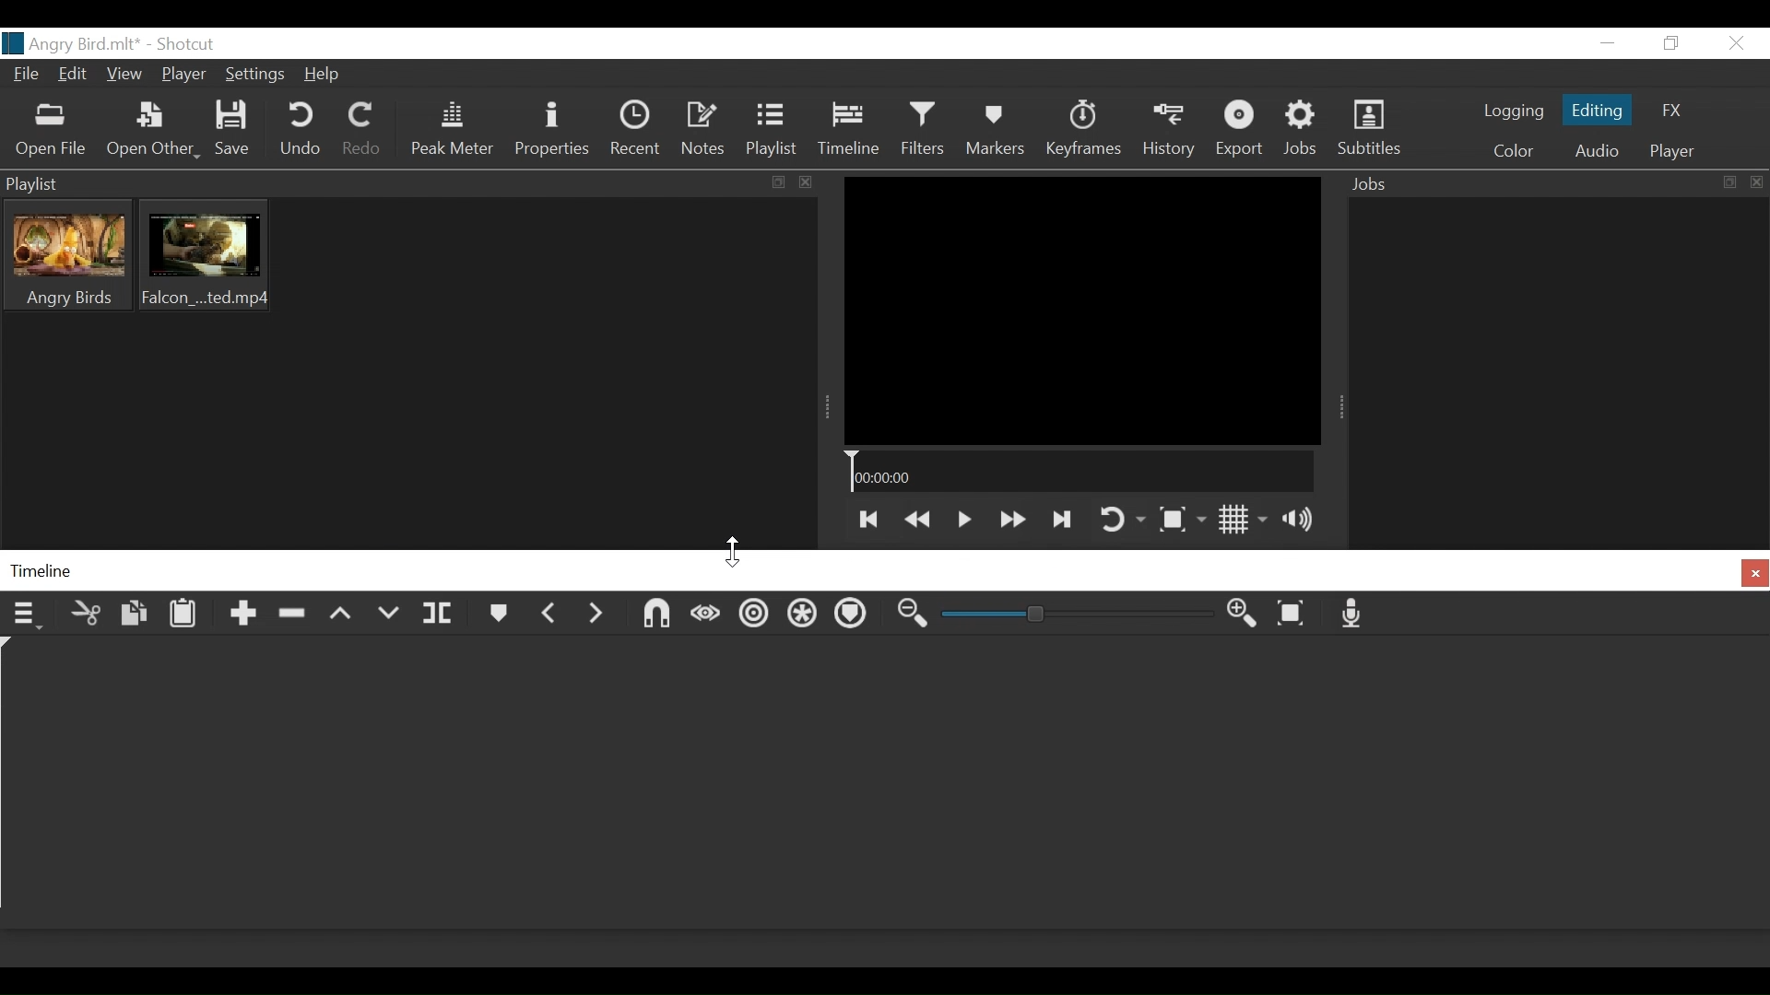 The image size is (1770, 995). What do you see at coordinates (126, 74) in the screenshot?
I see `View` at bounding box center [126, 74].